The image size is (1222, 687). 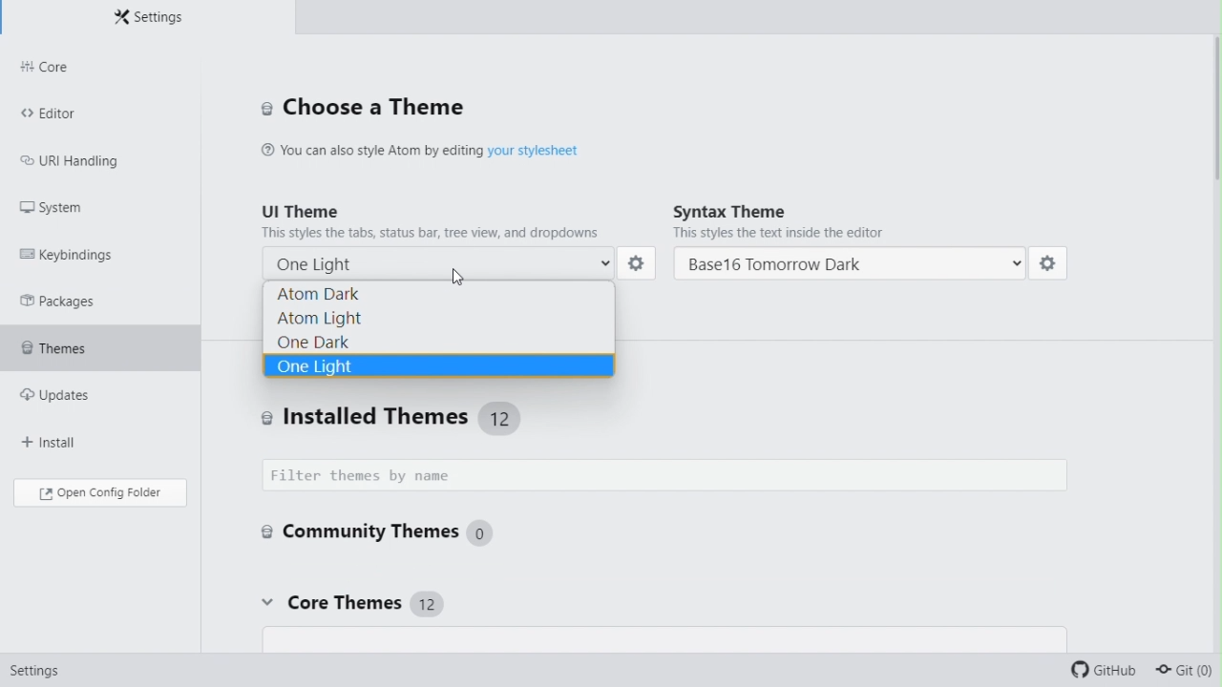 What do you see at coordinates (83, 156) in the screenshot?
I see `URL handling` at bounding box center [83, 156].